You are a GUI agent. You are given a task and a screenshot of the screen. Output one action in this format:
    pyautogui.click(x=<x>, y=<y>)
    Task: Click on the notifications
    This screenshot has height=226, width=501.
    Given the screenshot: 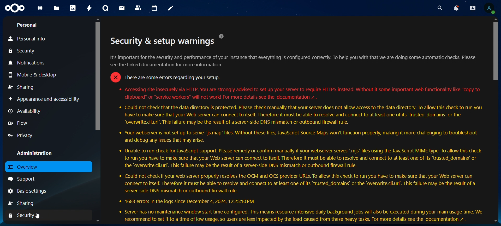 What is the action you would take?
    pyautogui.click(x=28, y=63)
    